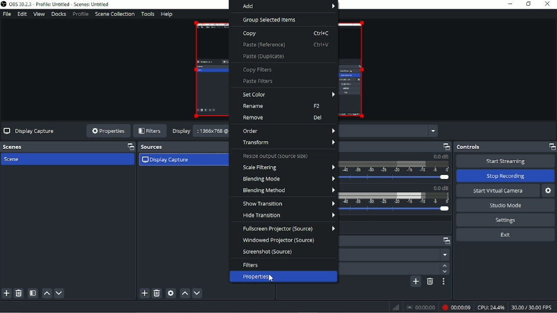 This screenshot has width=557, height=313. I want to click on 30.00/30.00 FPS, so click(533, 307).